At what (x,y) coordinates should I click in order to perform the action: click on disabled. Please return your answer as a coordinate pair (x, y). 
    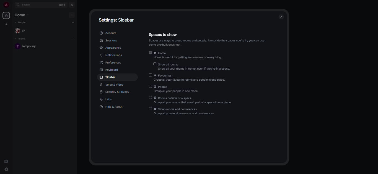
    Looking at the image, I should click on (151, 97).